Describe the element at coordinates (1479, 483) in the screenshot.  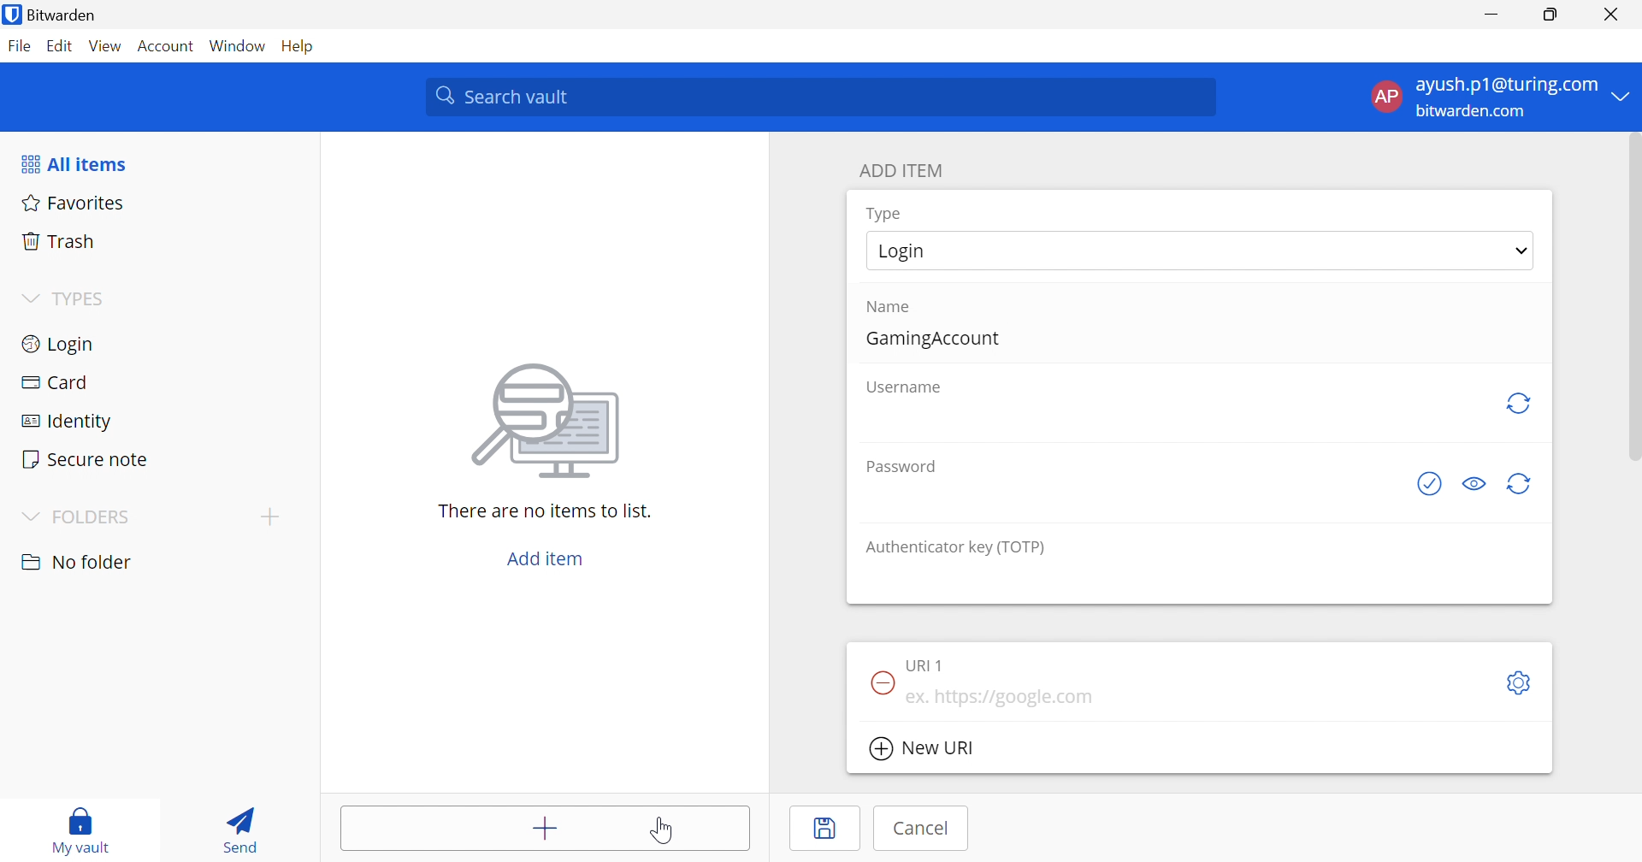
I see `Toggle visibility` at that location.